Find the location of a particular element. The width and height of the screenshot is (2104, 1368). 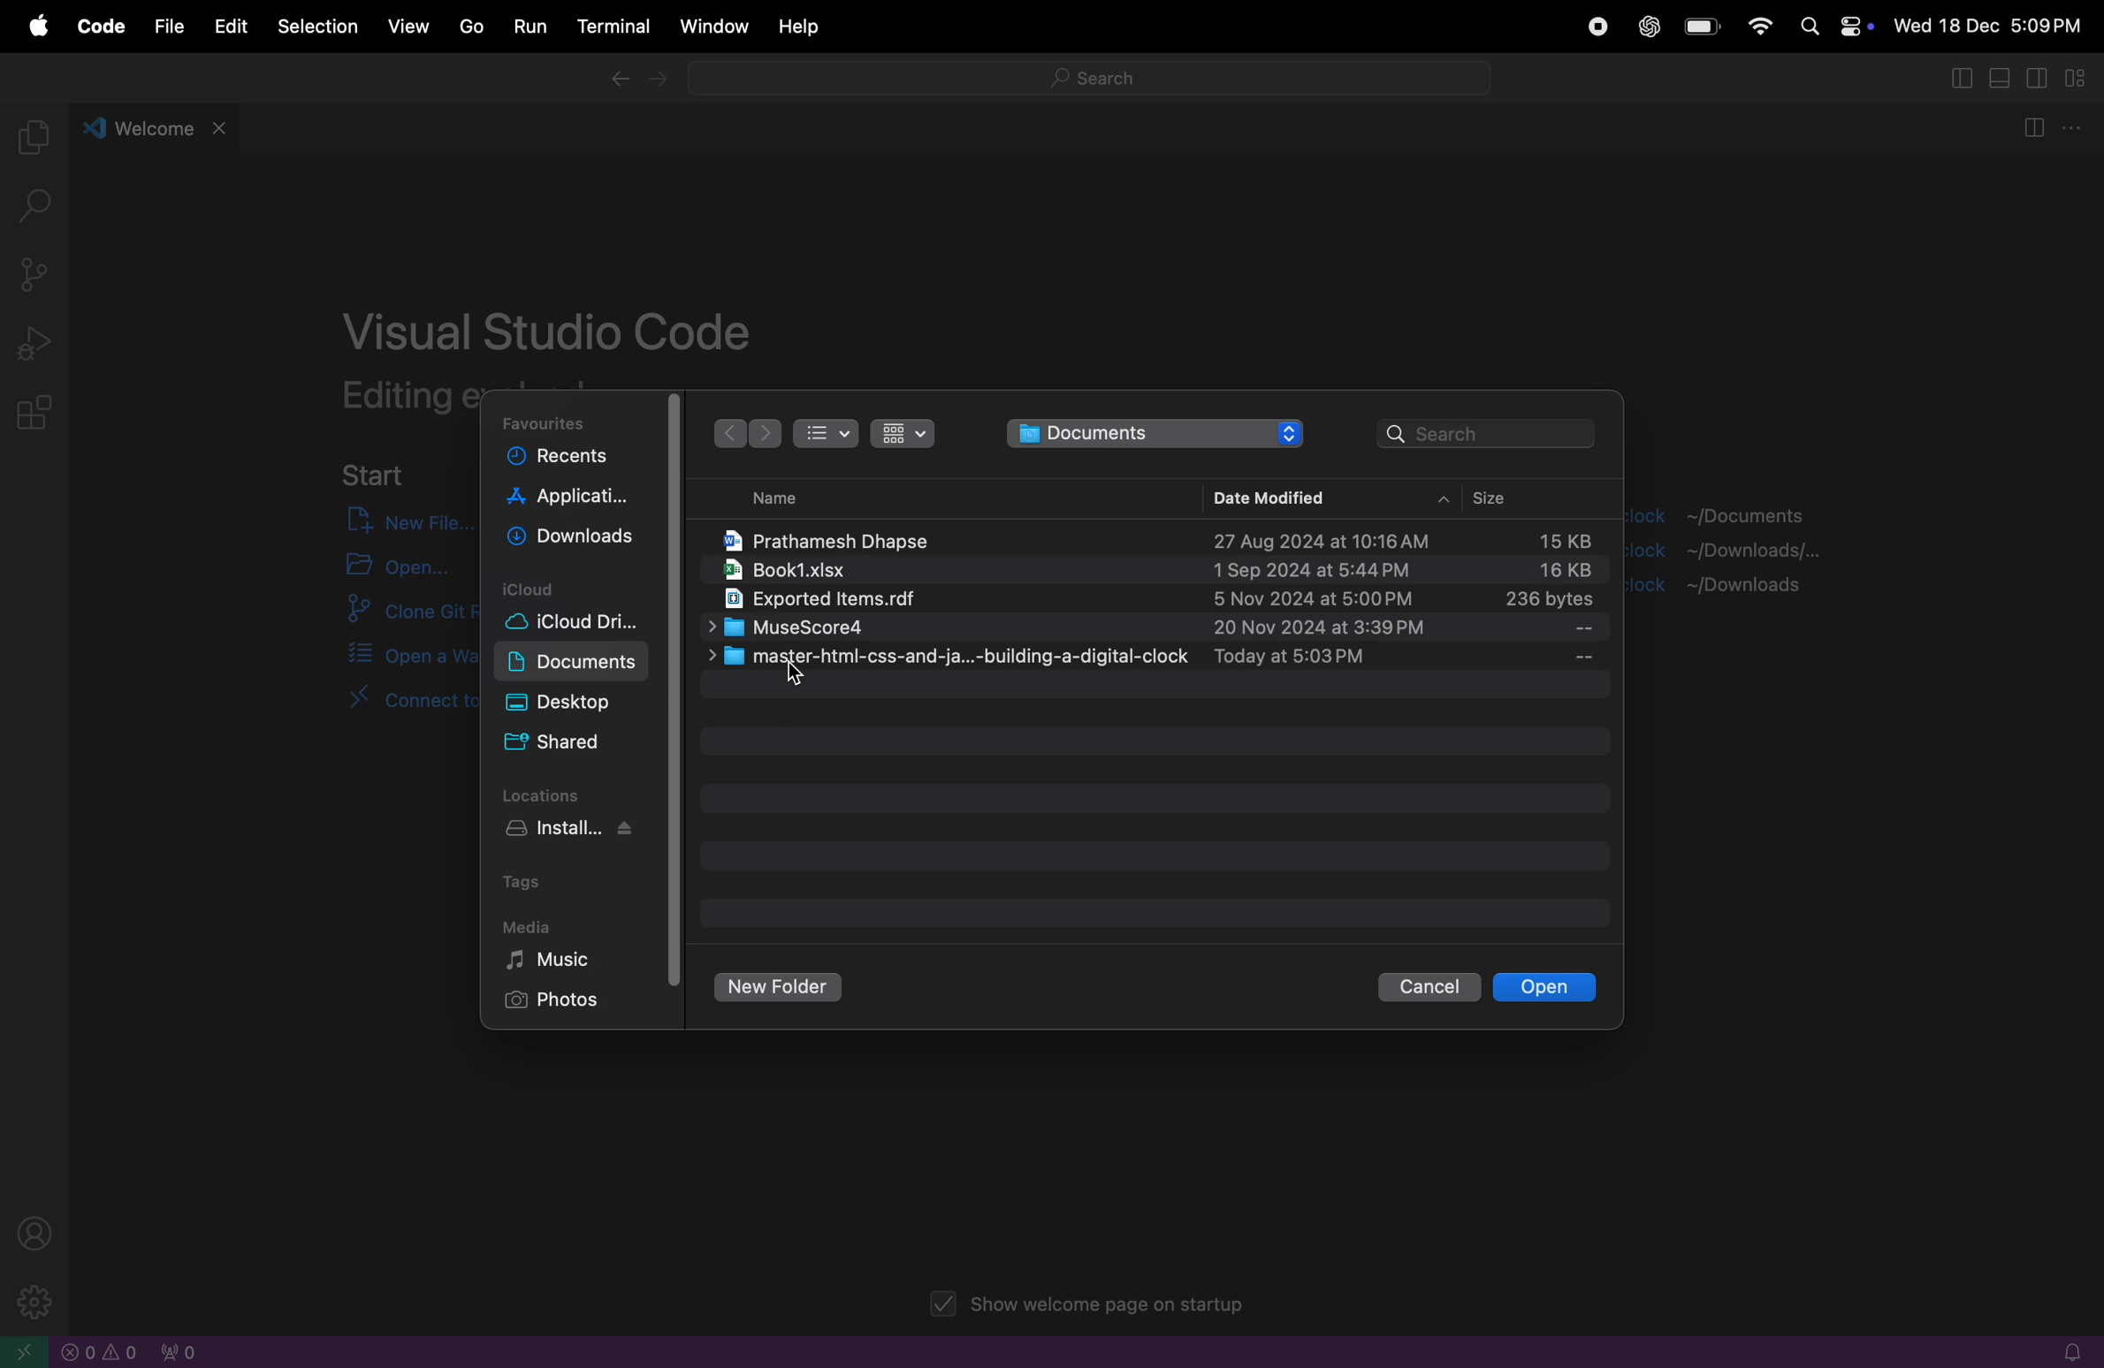

alert is located at coordinates (2063, 1352).